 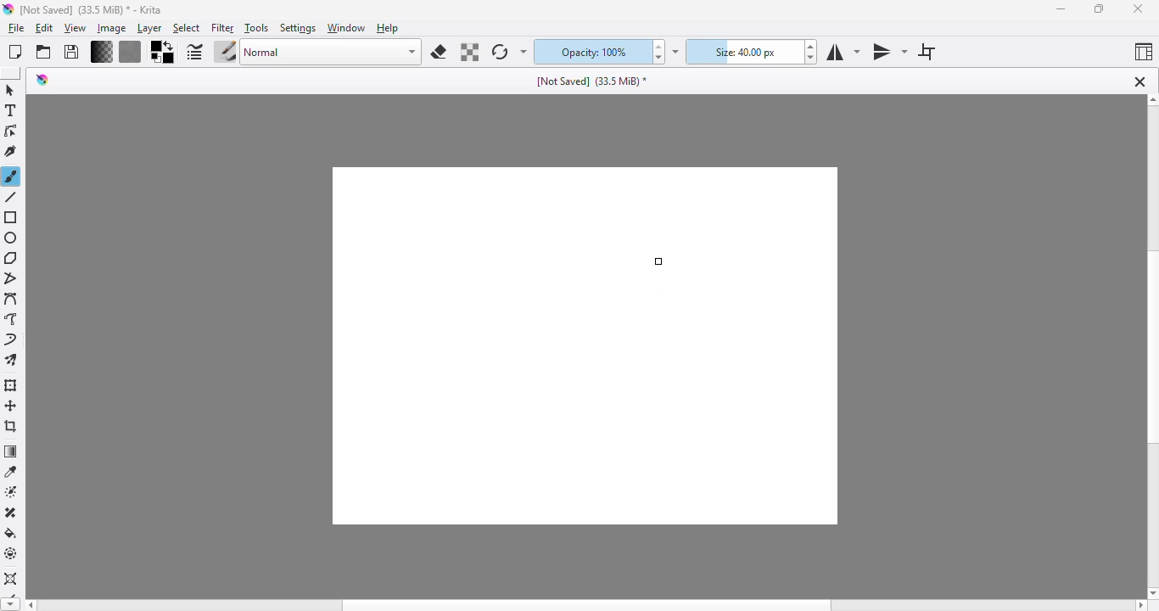 What do you see at coordinates (149, 28) in the screenshot?
I see `layer` at bounding box center [149, 28].